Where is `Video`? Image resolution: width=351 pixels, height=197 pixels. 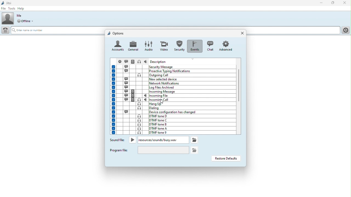
Video is located at coordinates (163, 44).